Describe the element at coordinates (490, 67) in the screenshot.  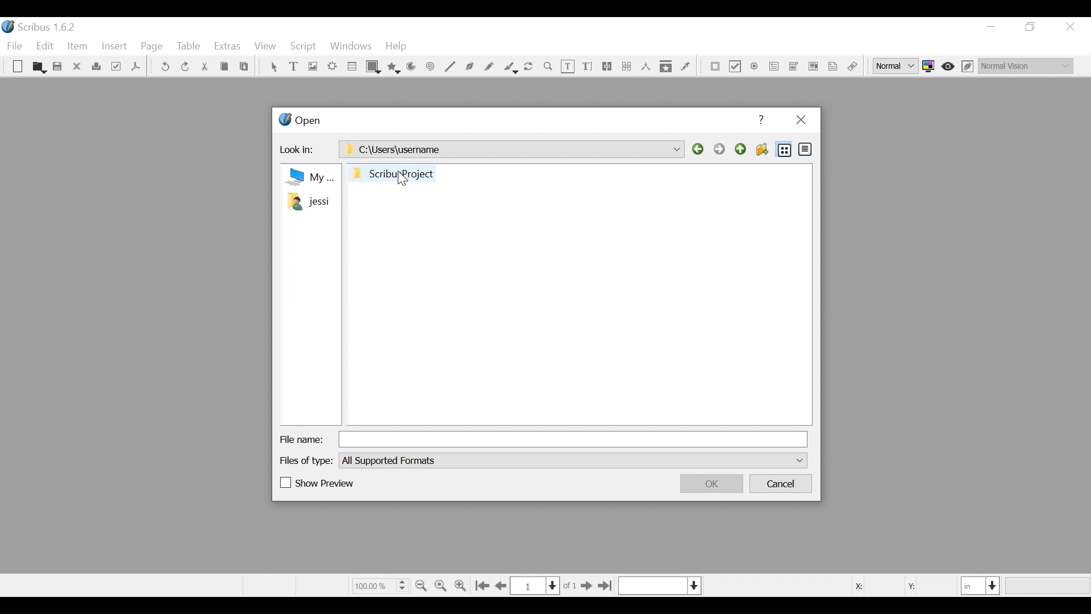
I see `Freehand line` at that location.